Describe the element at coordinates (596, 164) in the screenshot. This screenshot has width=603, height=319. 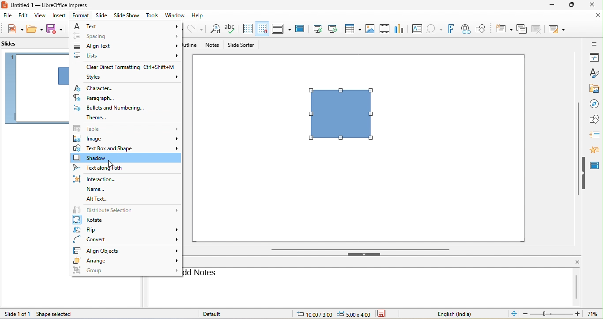
I see `master slide` at that location.